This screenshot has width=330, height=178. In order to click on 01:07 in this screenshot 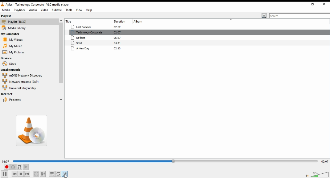, I will do `click(6, 161)`.